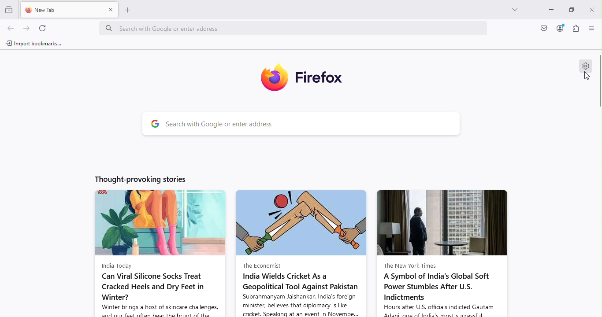  What do you see at coordinates (568, 10) in the screenshot?
I see `Maximize` at bounding box center [568, 10].